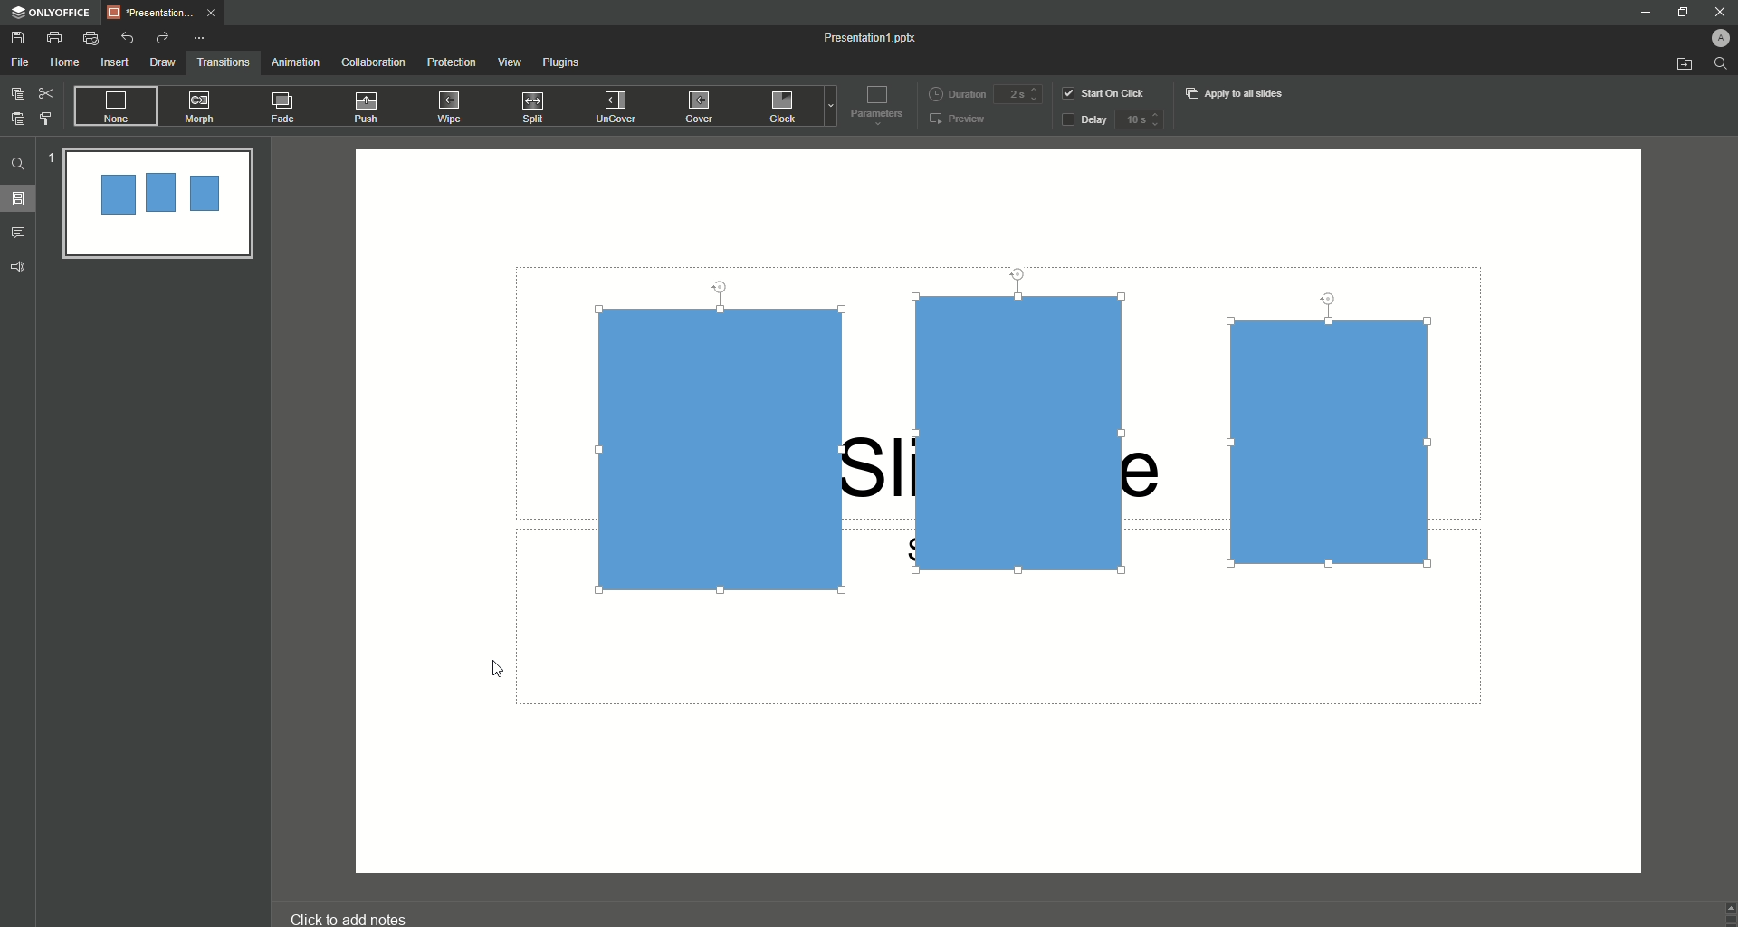 This screenshot has width=1738, height=927. Describe the element at coordinates (18, 38) in the screenshot. I see `Save` at that location.